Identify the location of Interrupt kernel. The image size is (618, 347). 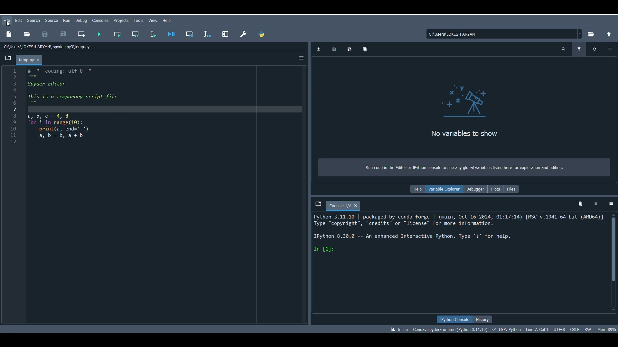
(595, 204).